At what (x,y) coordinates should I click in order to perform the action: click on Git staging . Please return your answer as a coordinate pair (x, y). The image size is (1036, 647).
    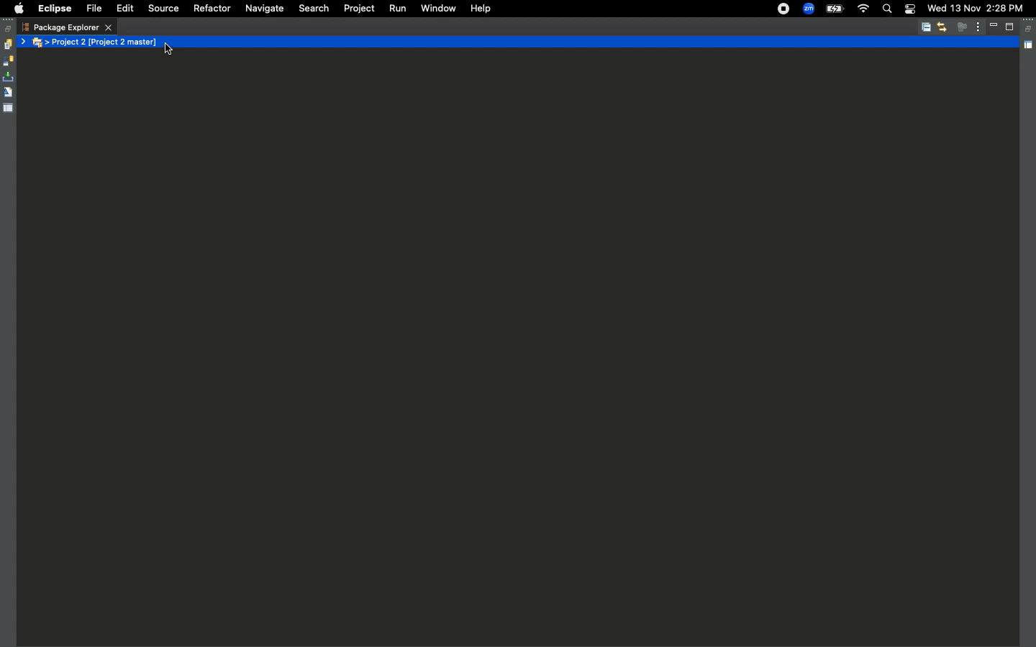
    Looking at the image, I should click on (9, 77).